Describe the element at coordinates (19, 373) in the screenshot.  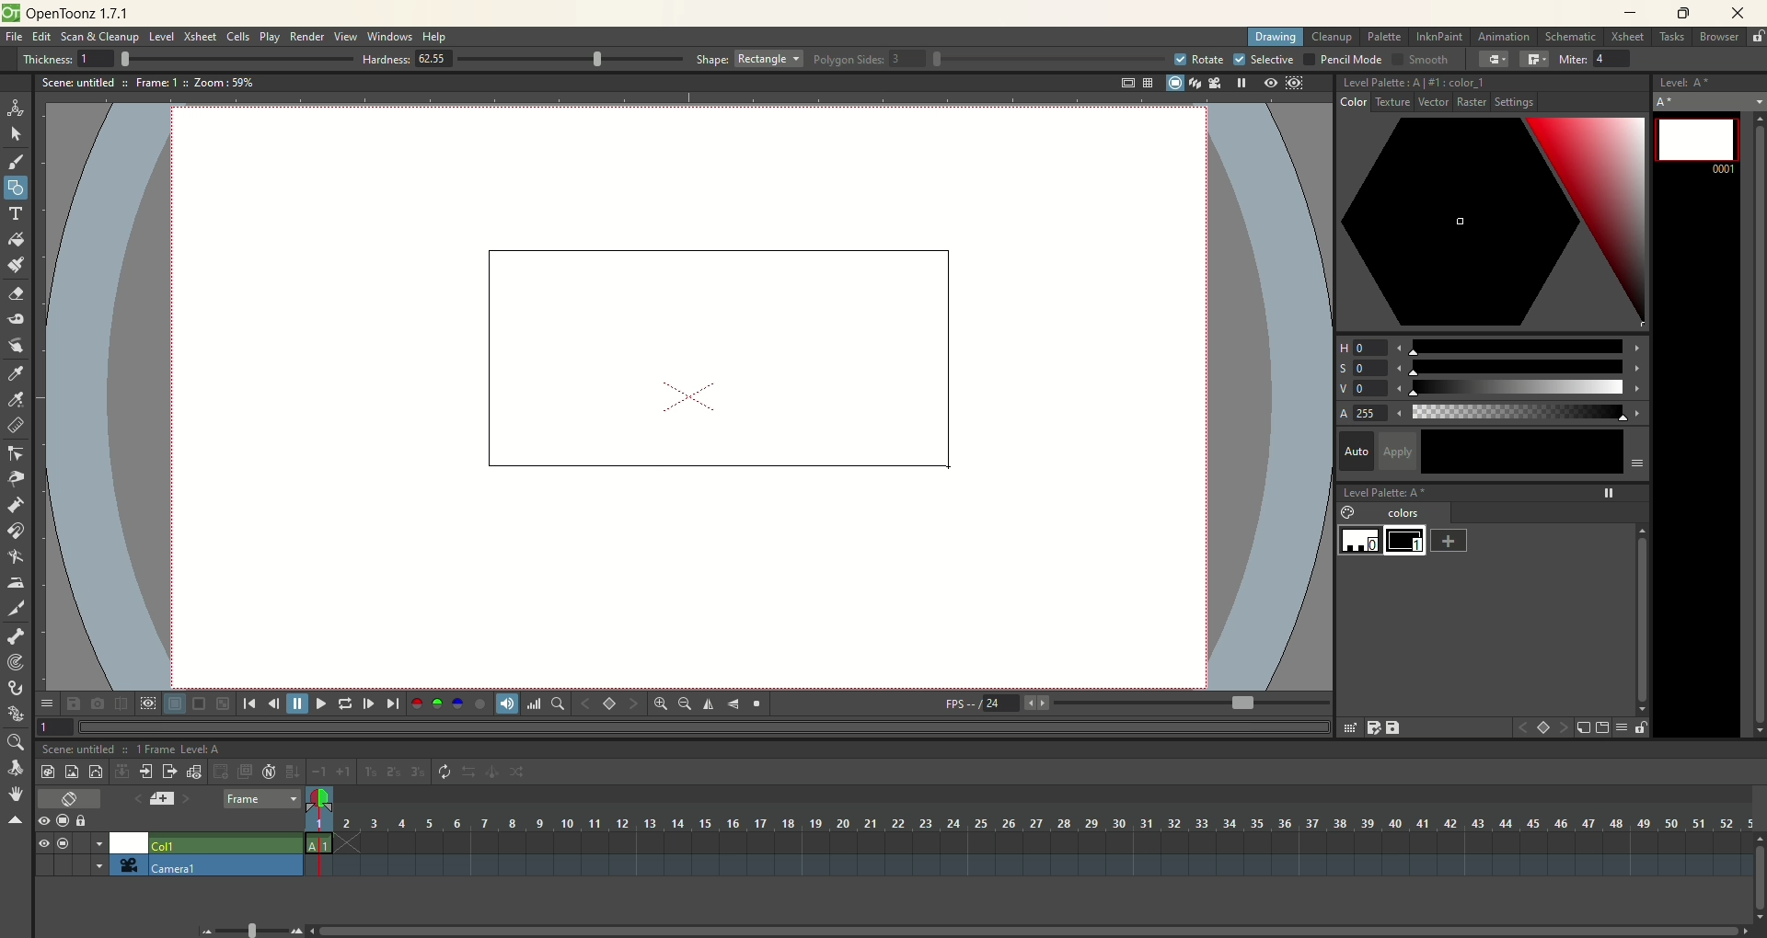
I see `style picker` at that location.